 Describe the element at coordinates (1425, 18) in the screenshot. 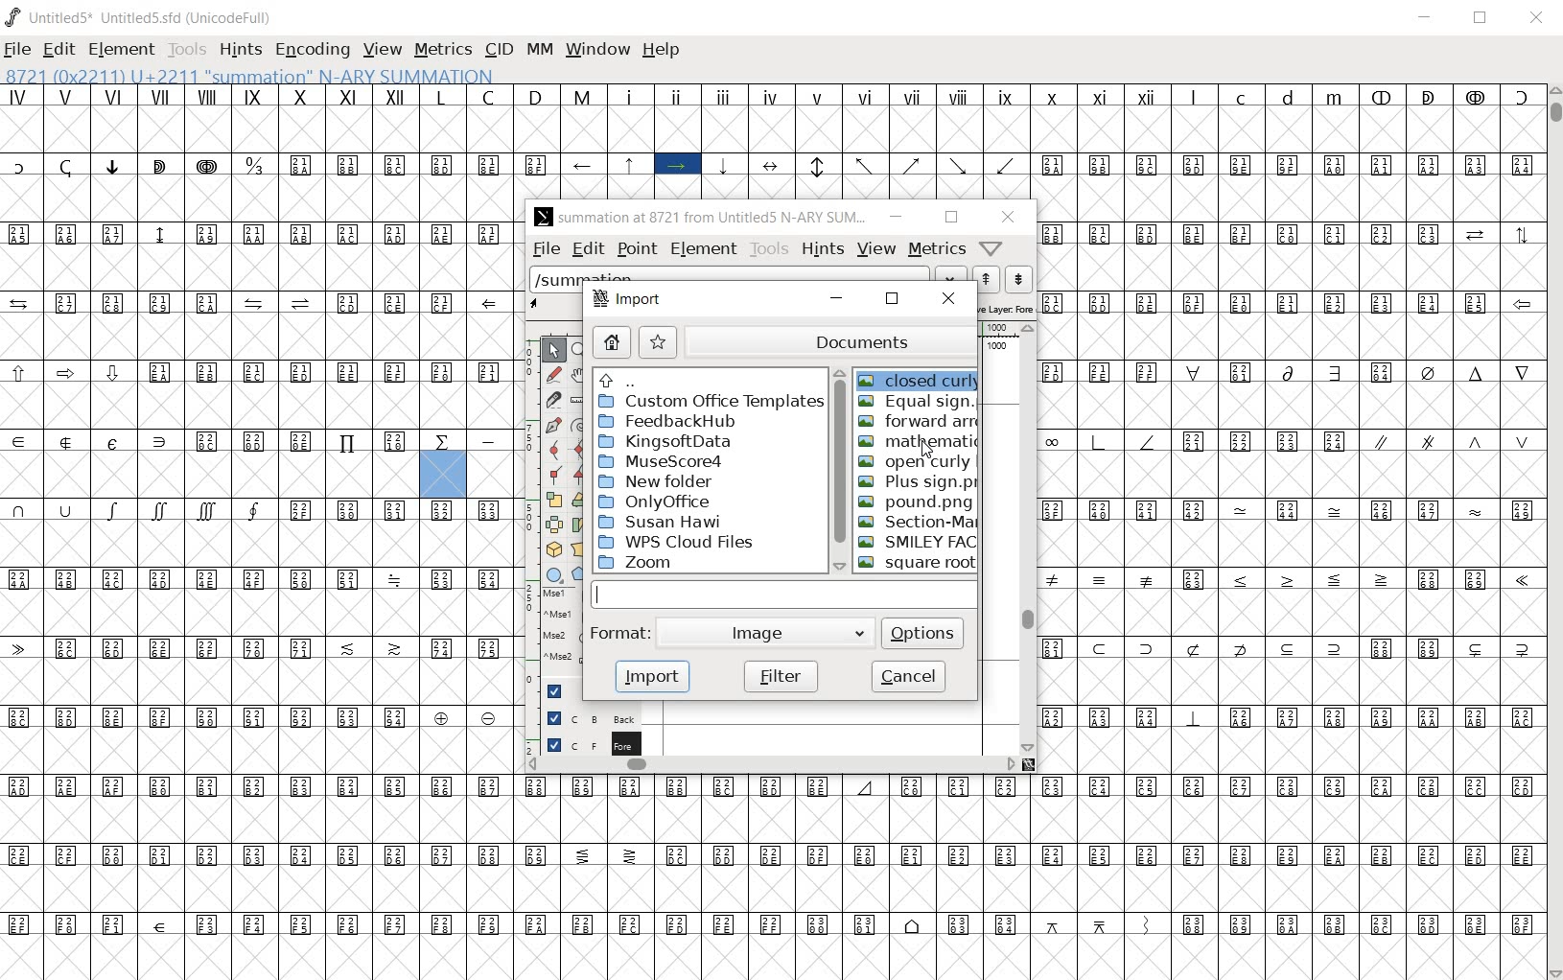

I see `MINIMIZE` at that location.